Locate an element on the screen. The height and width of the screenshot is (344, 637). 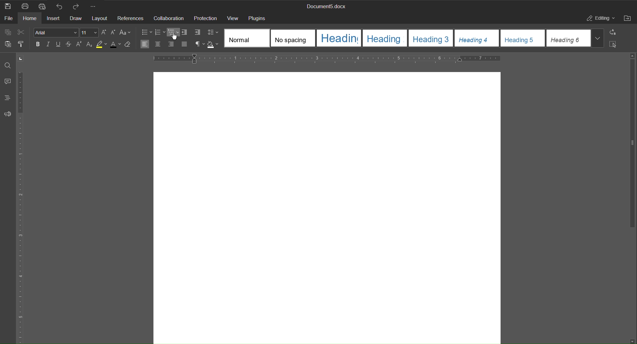
Undo is located at coordinates (60, 6).